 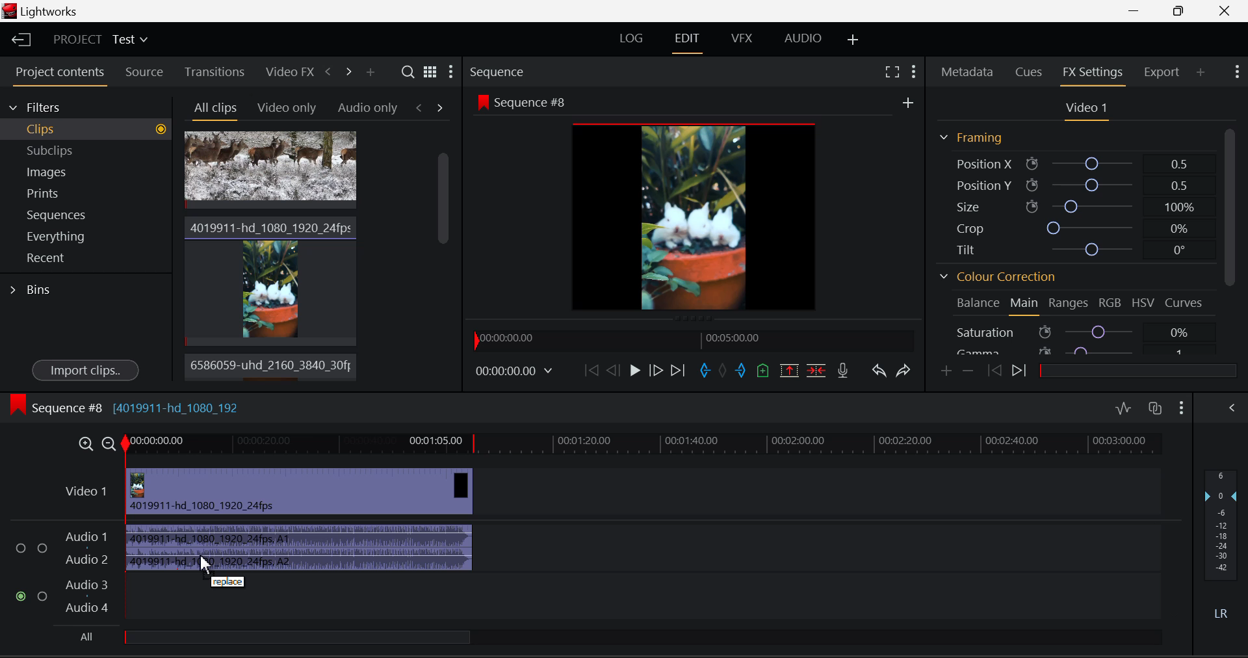 What do you see at coordinates (612, 369) in the screenshot?
I see `Go Back` at bounding box center [612, 369].